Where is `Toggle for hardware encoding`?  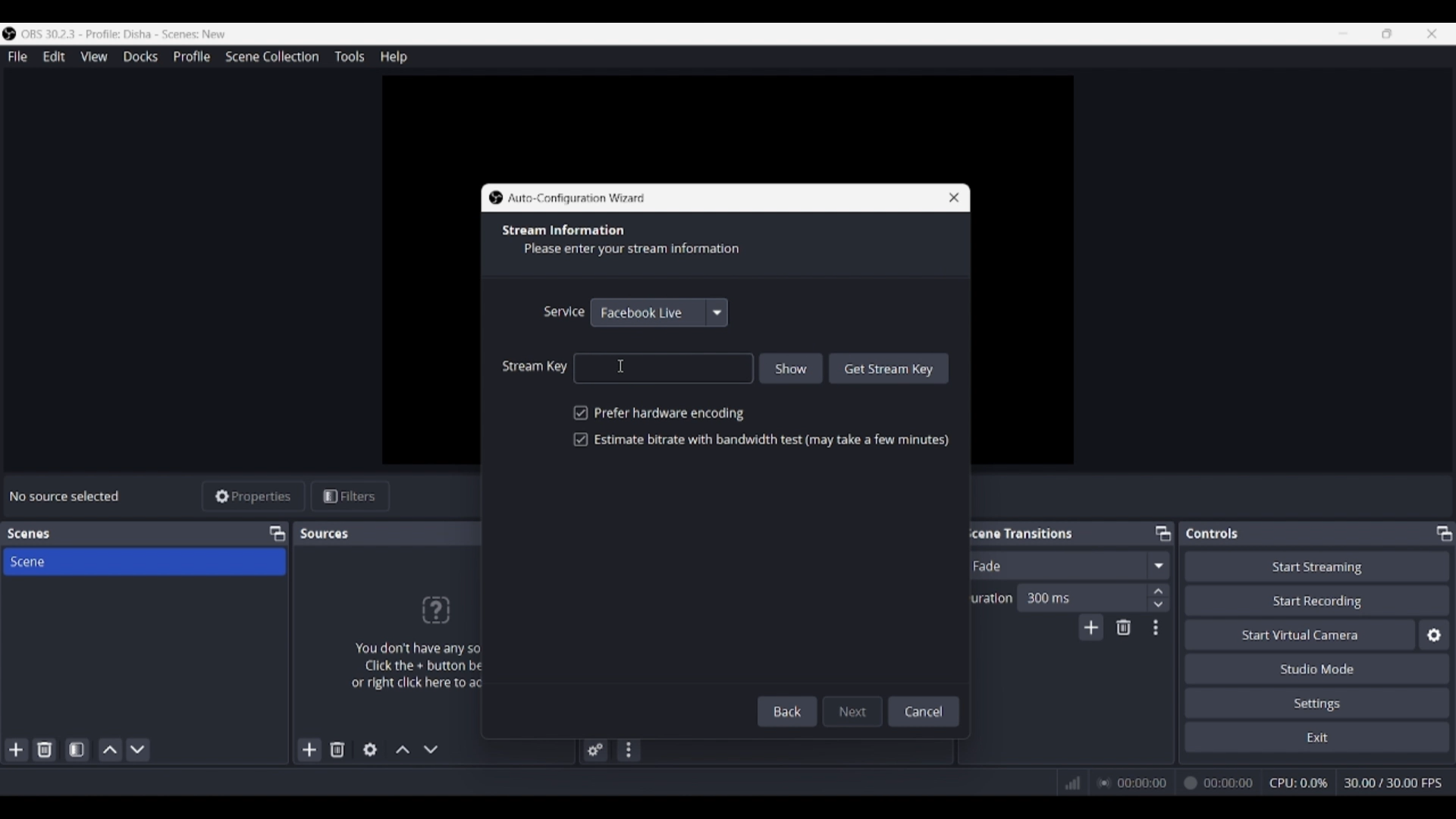
Toggle for hardware encoding is located at coordinates (659, 413).